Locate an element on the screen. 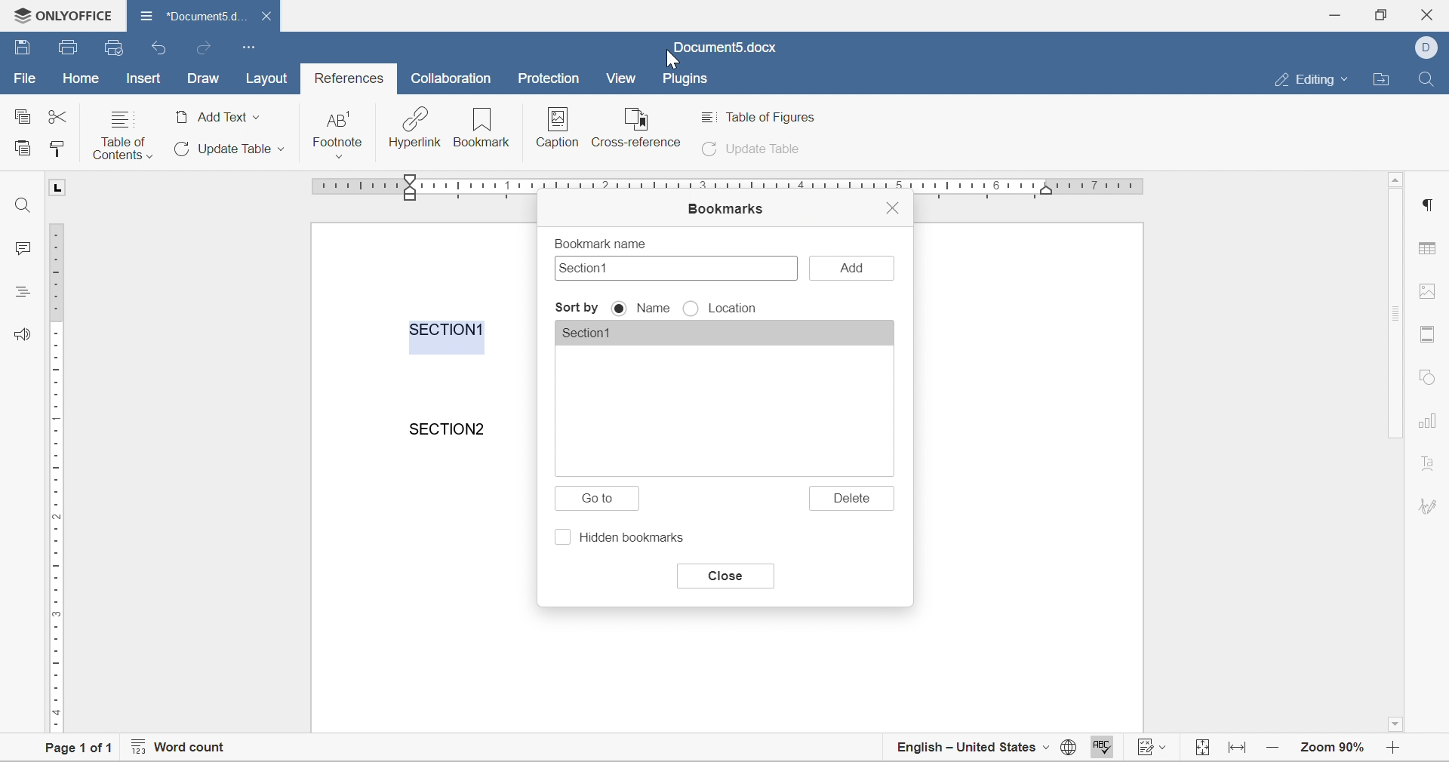 The width and height of the screenshot is (1449, 762). protection is located at coordinates (549, 78).